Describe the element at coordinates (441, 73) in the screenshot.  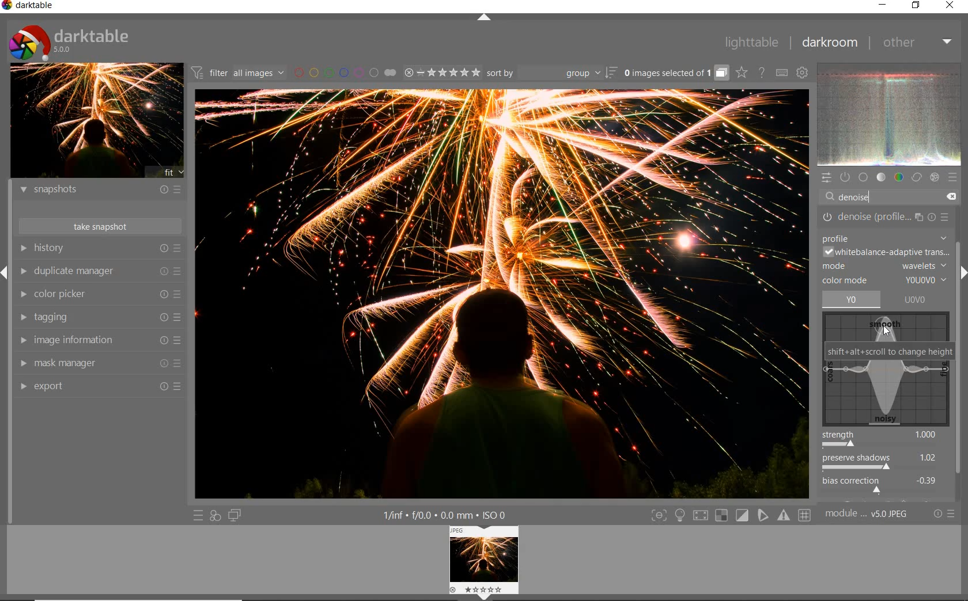
I see `range ratings for selected images` at that location.